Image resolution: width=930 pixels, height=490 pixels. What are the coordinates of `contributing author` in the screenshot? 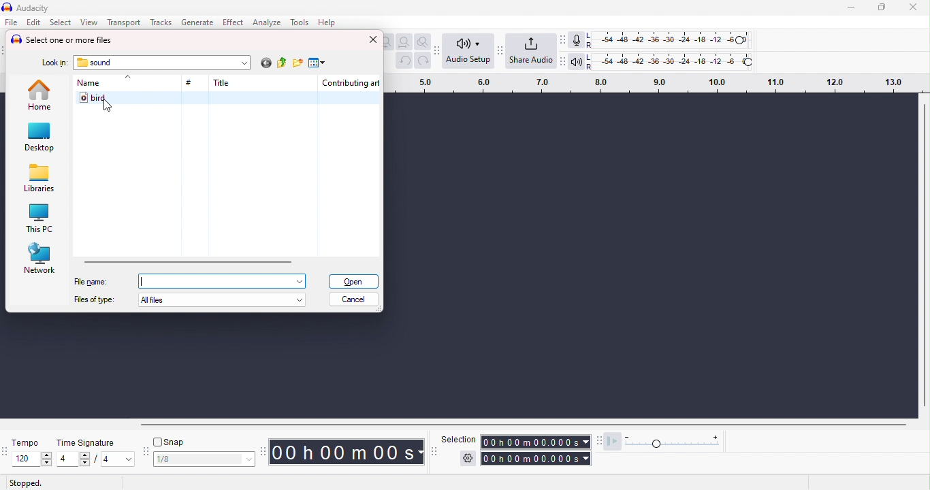 It's located at (350, 82).